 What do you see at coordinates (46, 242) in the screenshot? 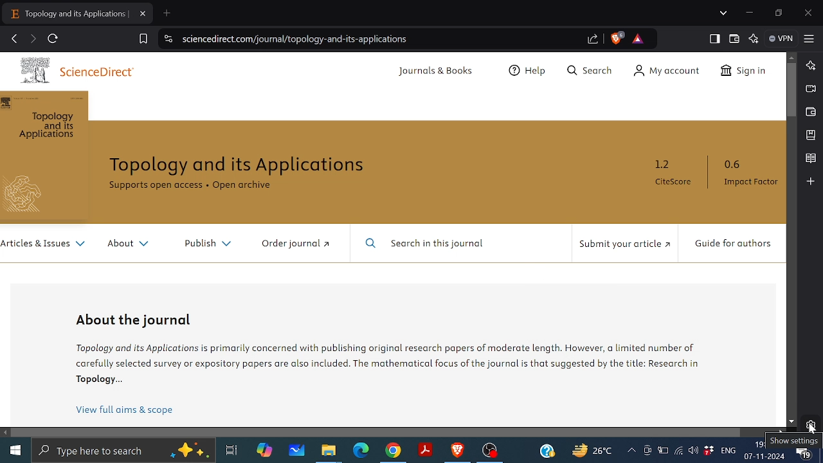
I see `Articles & Issues` at bounding box center [46, 242].